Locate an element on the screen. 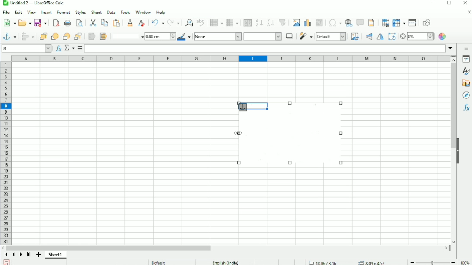 This screenshot has width=472, height=265. Headers and footers is located at coordinates (371, 23).